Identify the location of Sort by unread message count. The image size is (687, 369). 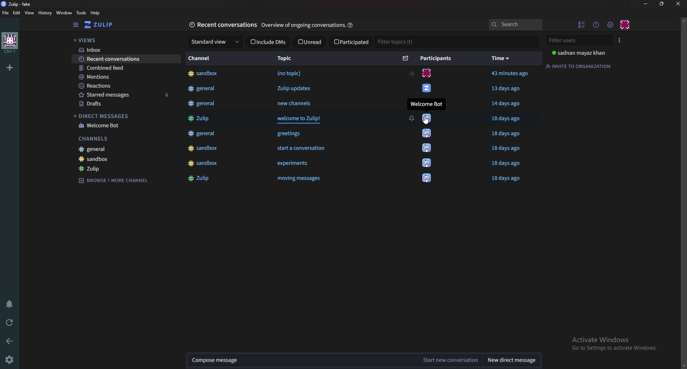
(406, 59).